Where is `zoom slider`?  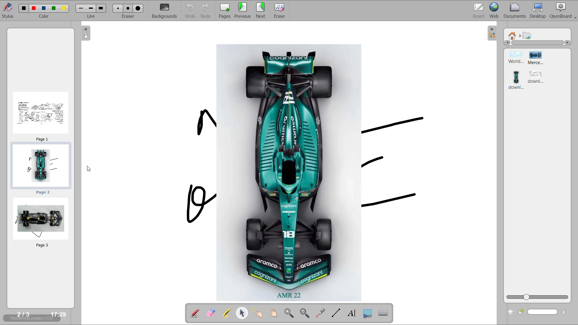
zoom slider is located at coordinates (537, 296).